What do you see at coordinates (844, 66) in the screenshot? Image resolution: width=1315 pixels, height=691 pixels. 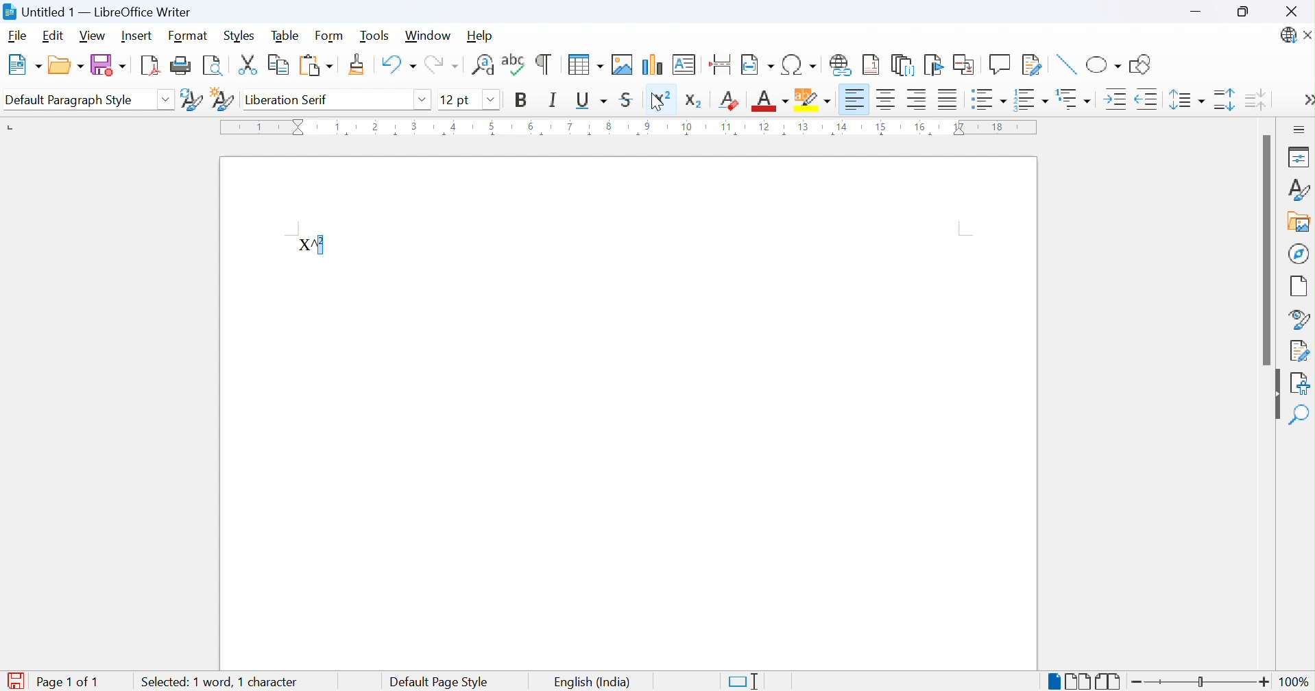 I see `Insert hyperlink` at bounding box center [844, 66].